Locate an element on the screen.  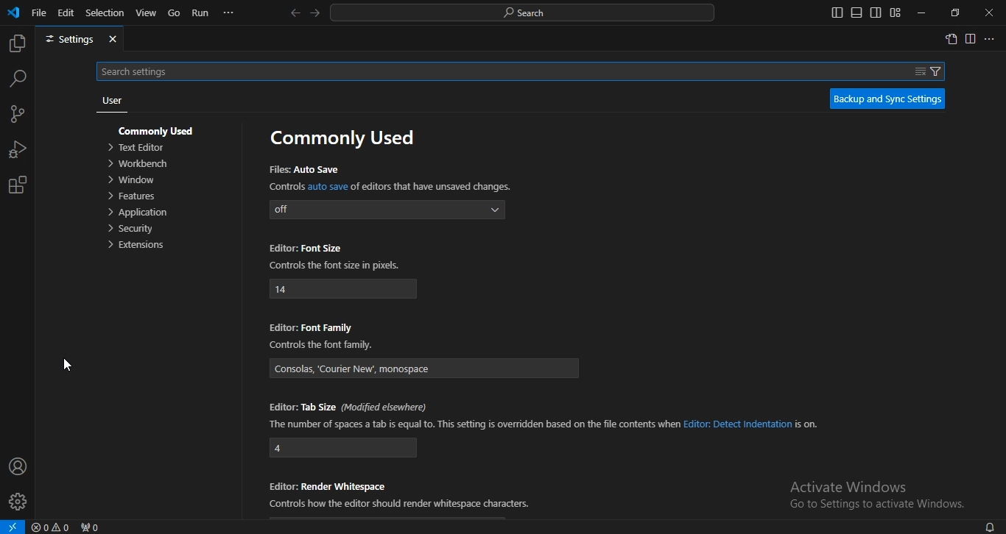
toggle primary sidebar is located at coordinates (837, 13).